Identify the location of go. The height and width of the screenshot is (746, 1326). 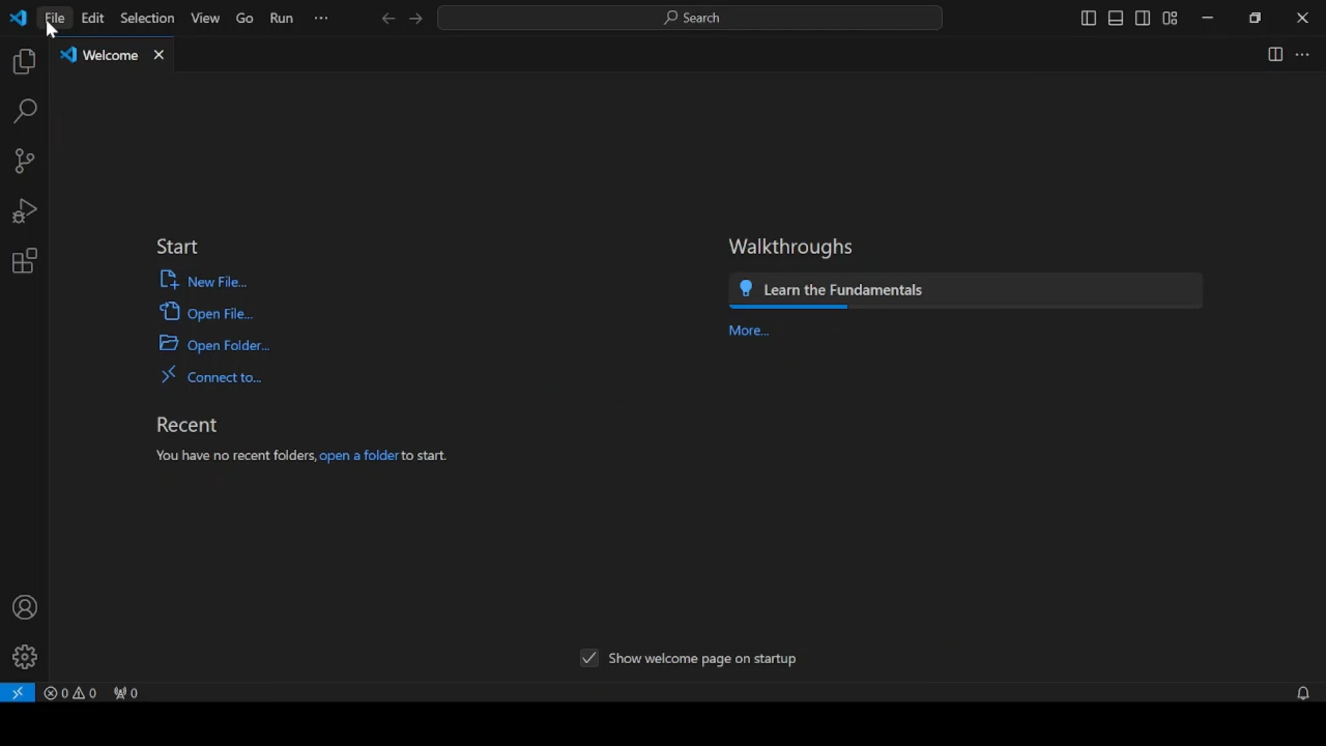
(242, 18).